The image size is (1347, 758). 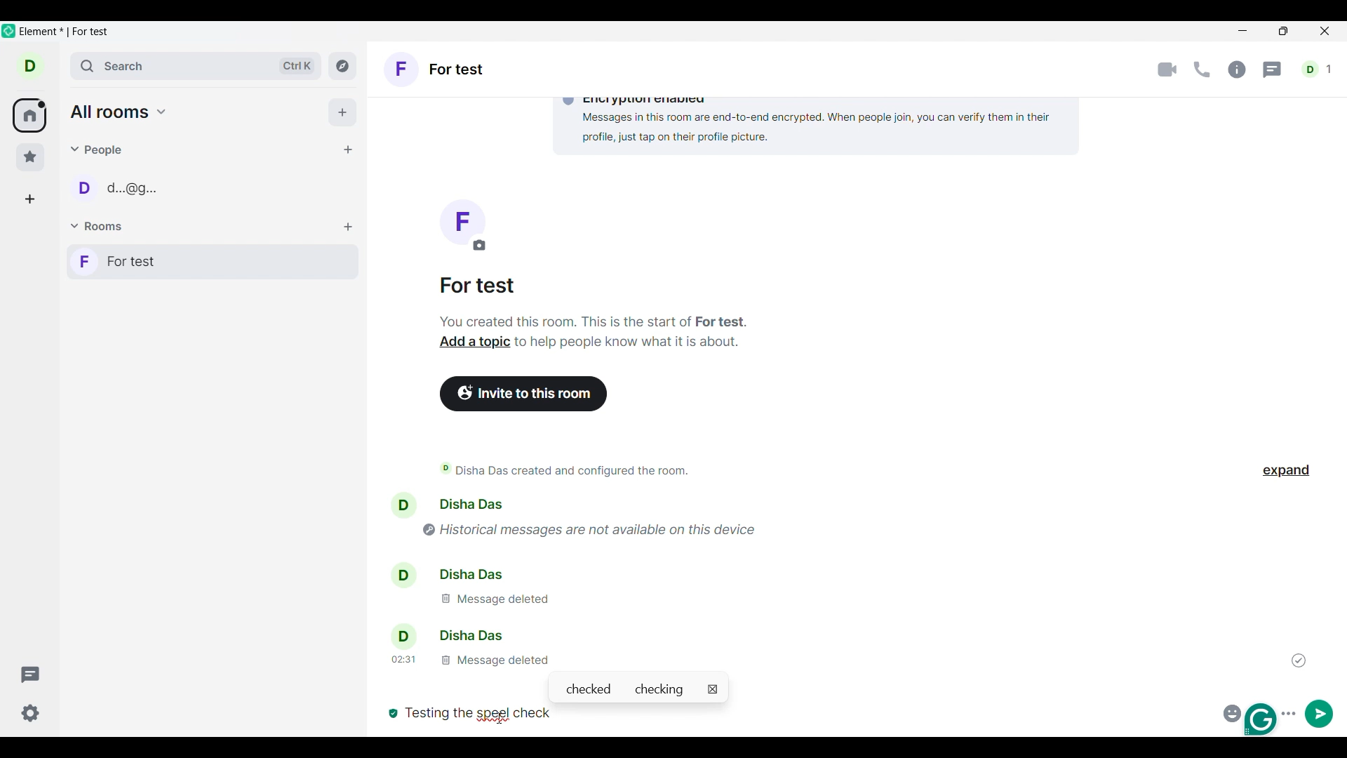 I want to click on For test   You created this room. This is the start of a room of for test, so click(x=594, y=304).